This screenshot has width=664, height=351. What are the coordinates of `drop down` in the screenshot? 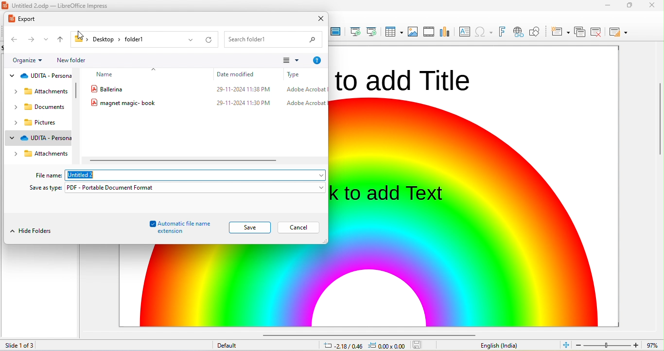 It's located at (13, 106).